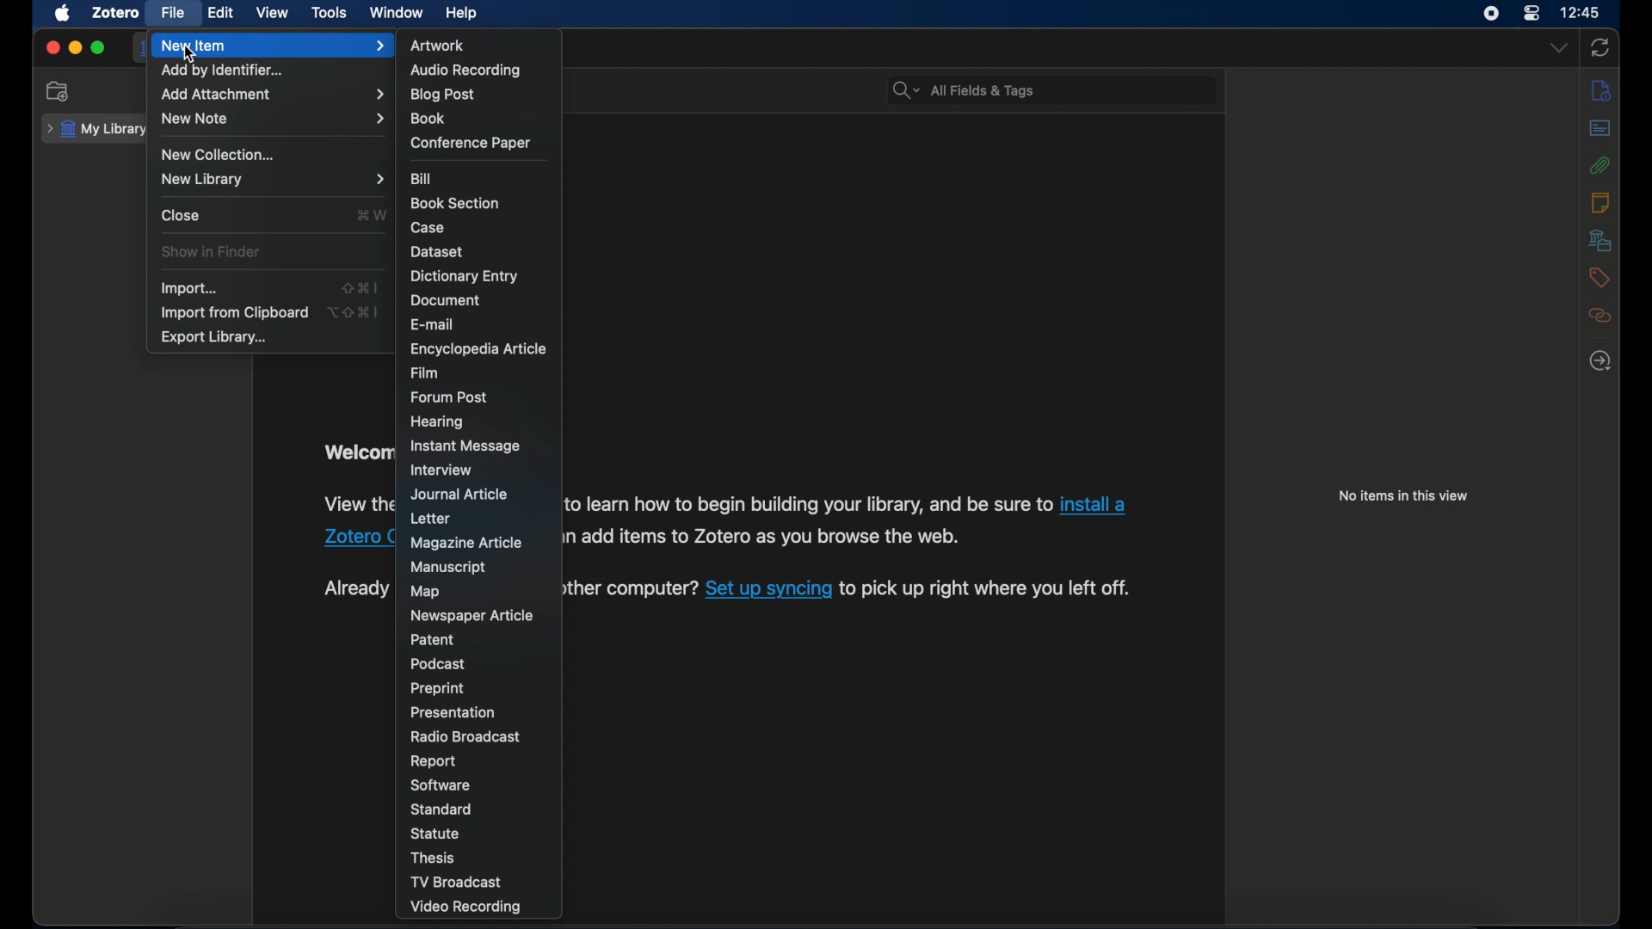 This screenshot has width=1652, height=929. What do you see at coordinates (175, 13) in the screenshot?
I see `file` at bounding box center [175, 13].